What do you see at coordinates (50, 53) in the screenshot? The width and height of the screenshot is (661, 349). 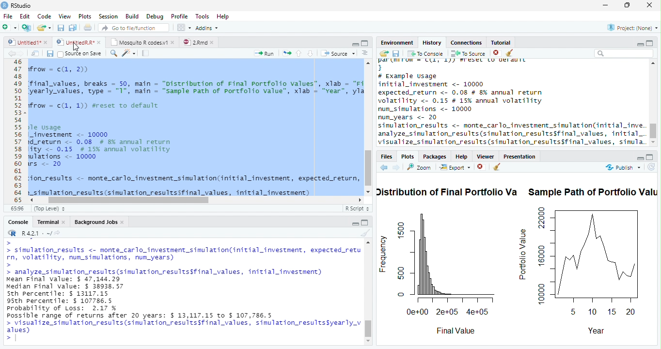 I see `Save` at bounding box center [50, 53].